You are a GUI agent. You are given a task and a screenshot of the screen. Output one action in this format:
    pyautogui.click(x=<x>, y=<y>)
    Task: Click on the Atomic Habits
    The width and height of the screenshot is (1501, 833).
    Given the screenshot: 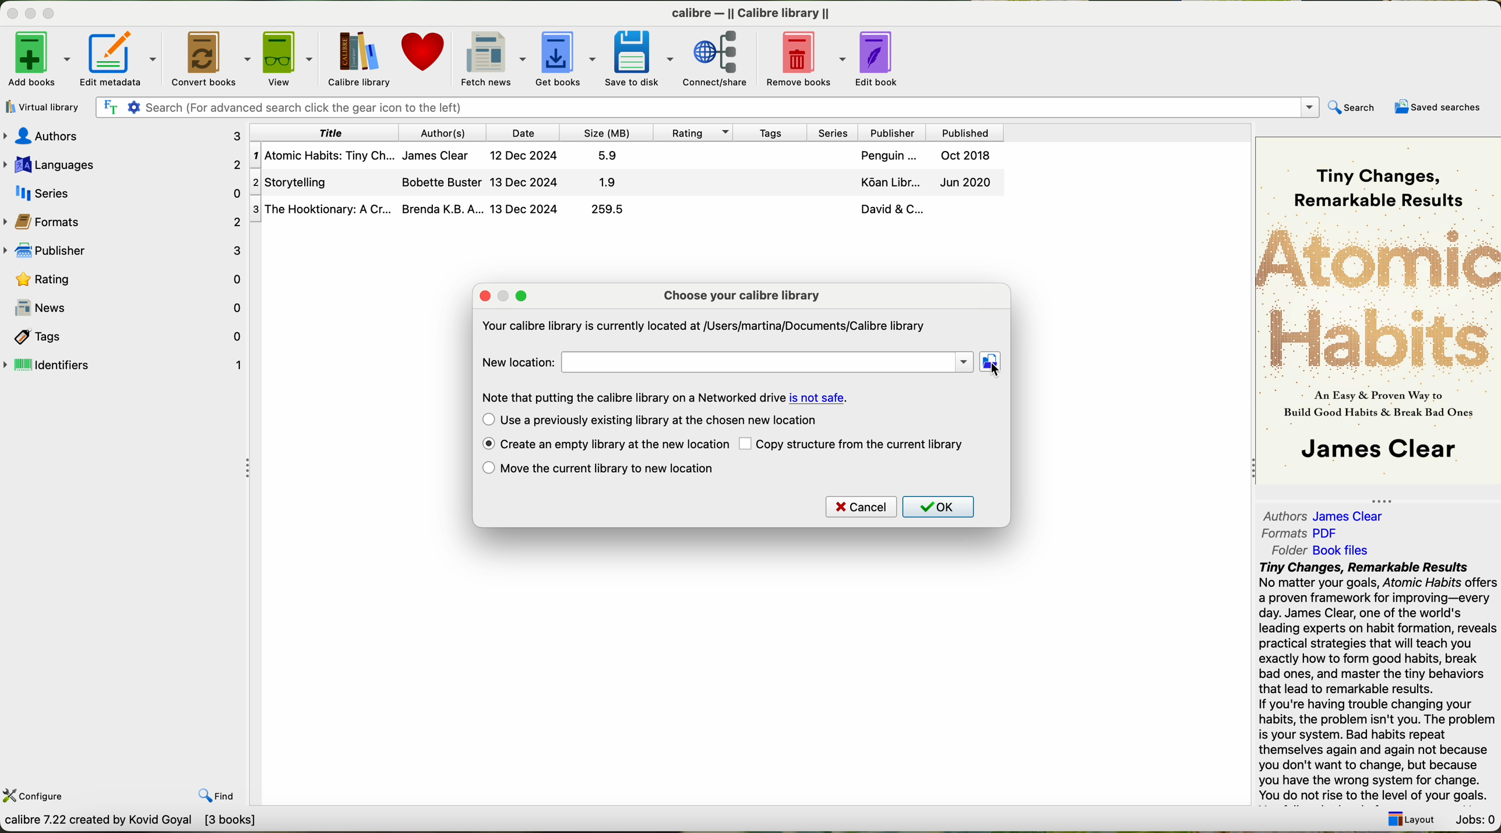 What is the action you would take?
    pyautogui.click(x=1379, y=297)
    